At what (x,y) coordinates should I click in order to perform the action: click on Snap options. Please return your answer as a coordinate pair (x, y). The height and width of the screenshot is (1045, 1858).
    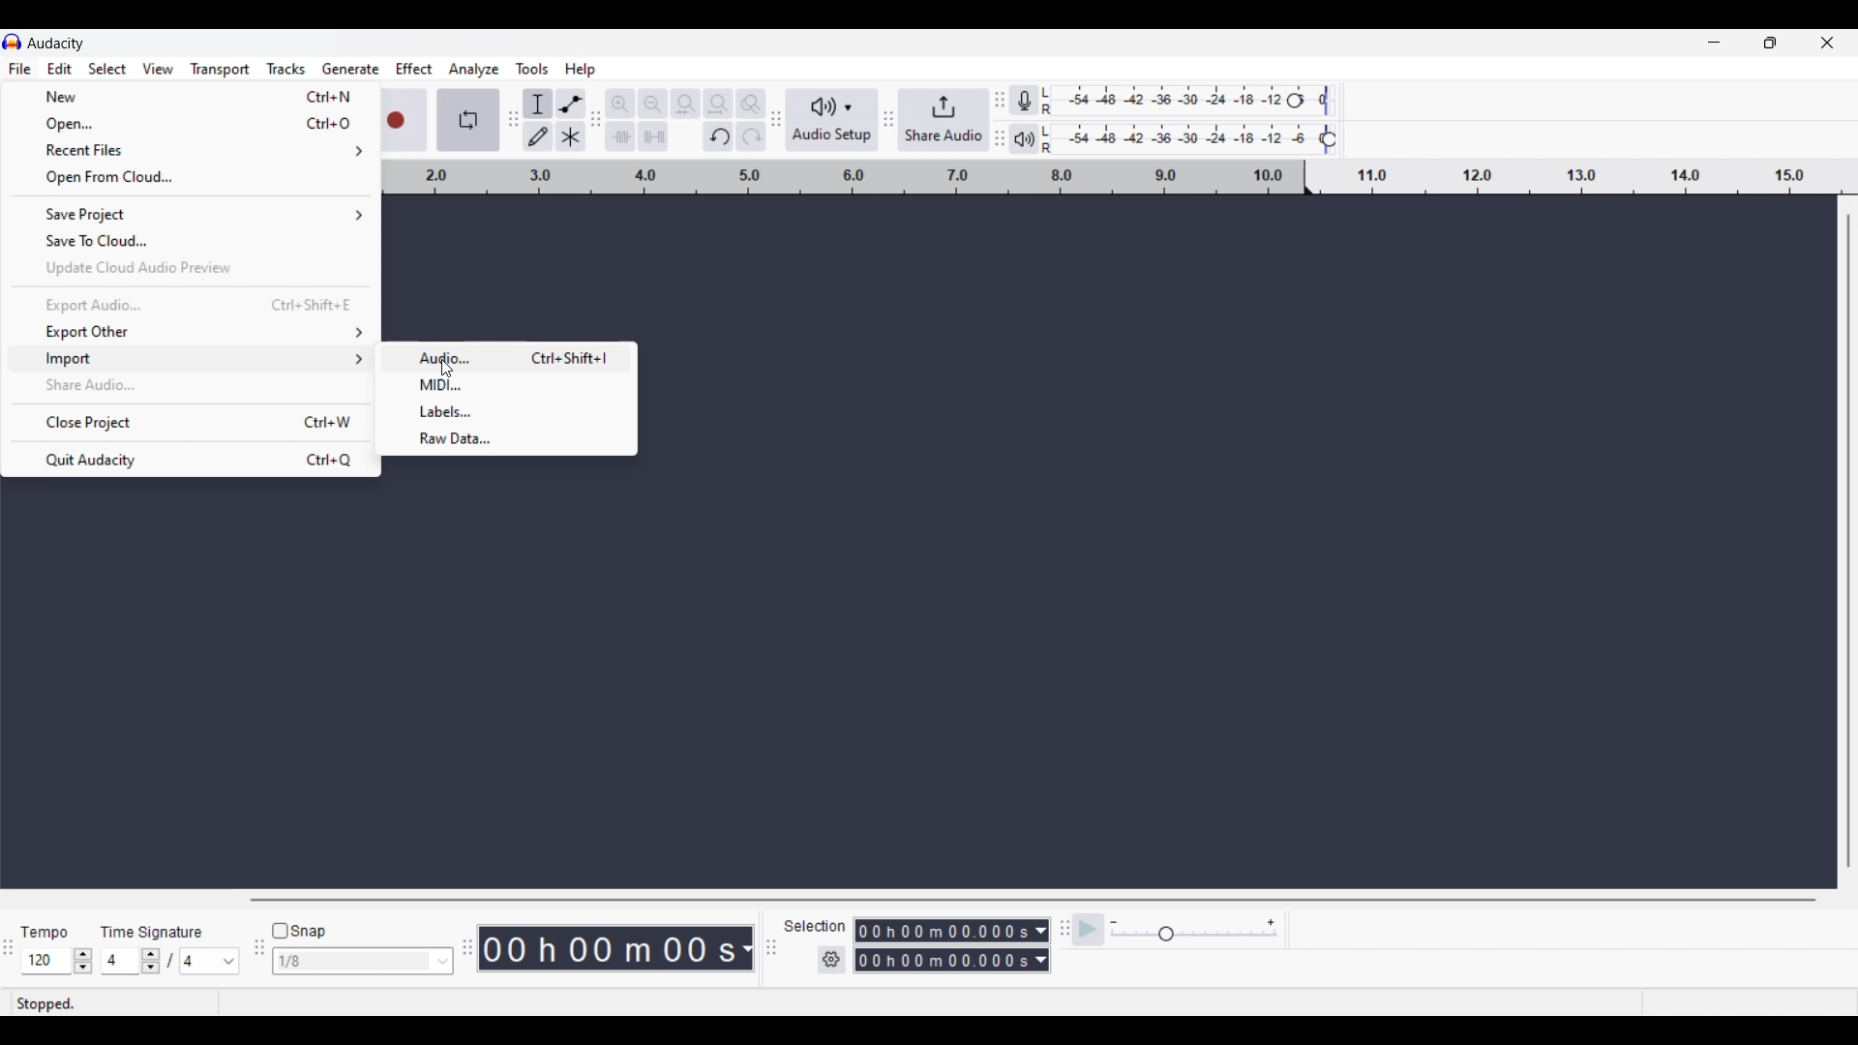
    Looking at the image, I should click on (443, 961).